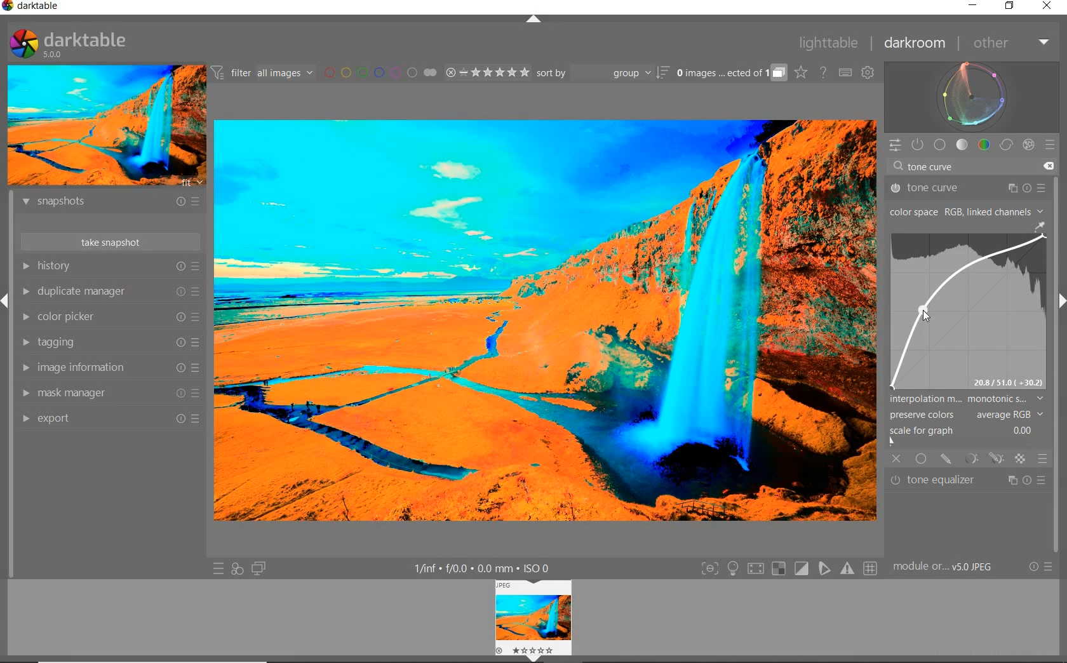 The image size is (1067, 663). What do you see at coordinates (802, 72) in the screenshot?
I see `CLICK TO CHANGE THE OVERLAYS SHOWN ON THUMBNAILS` at bounding box center [802, 72].